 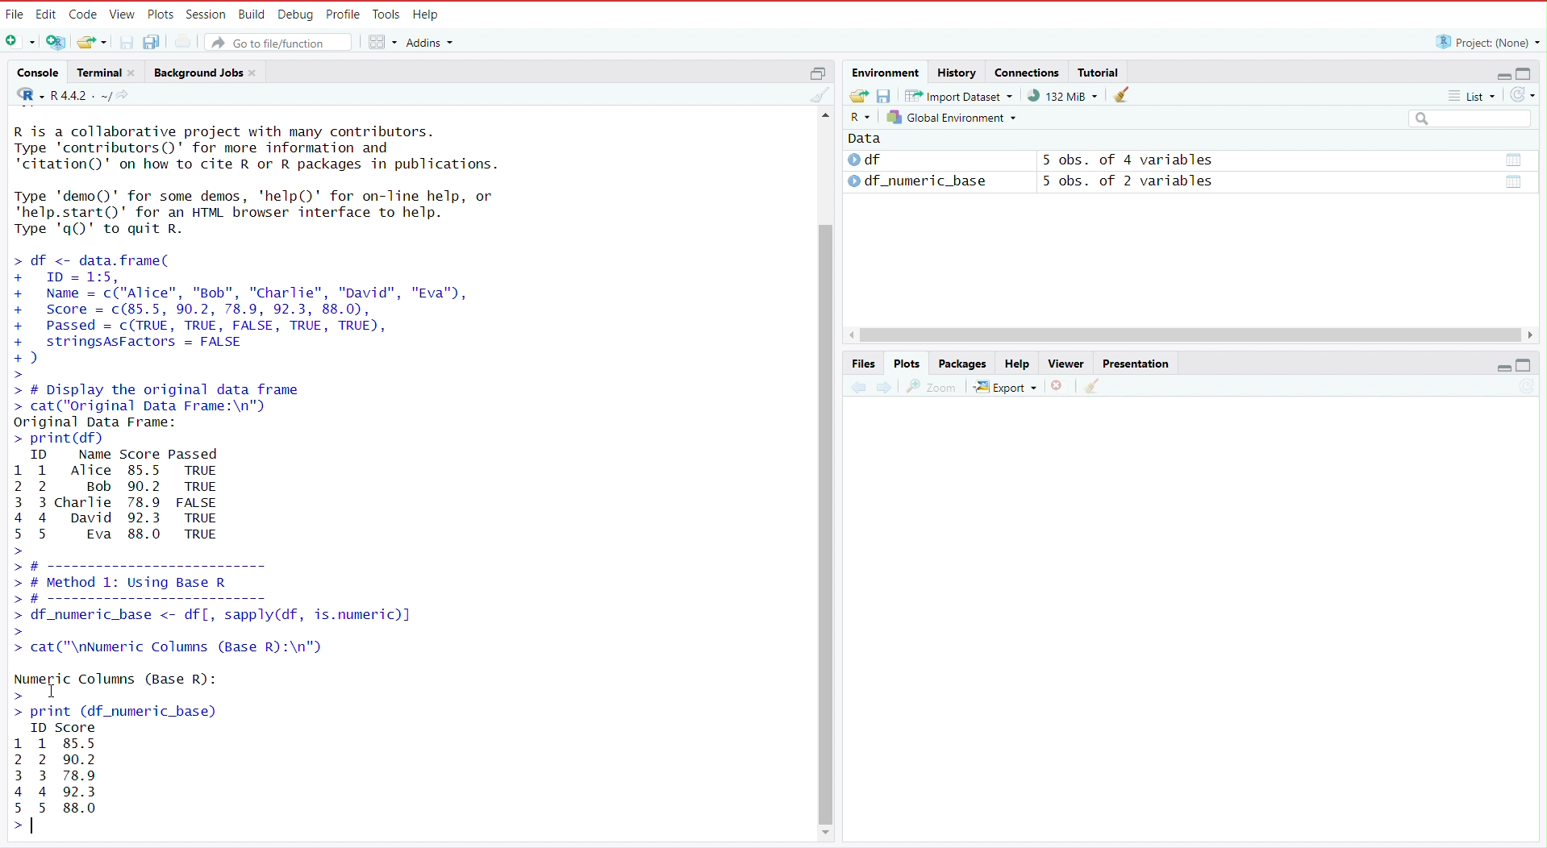 What do you see at coordinates (1059, 386) in the screenshot?
I see `remove the current plot` at bounding box center [1059, 386].